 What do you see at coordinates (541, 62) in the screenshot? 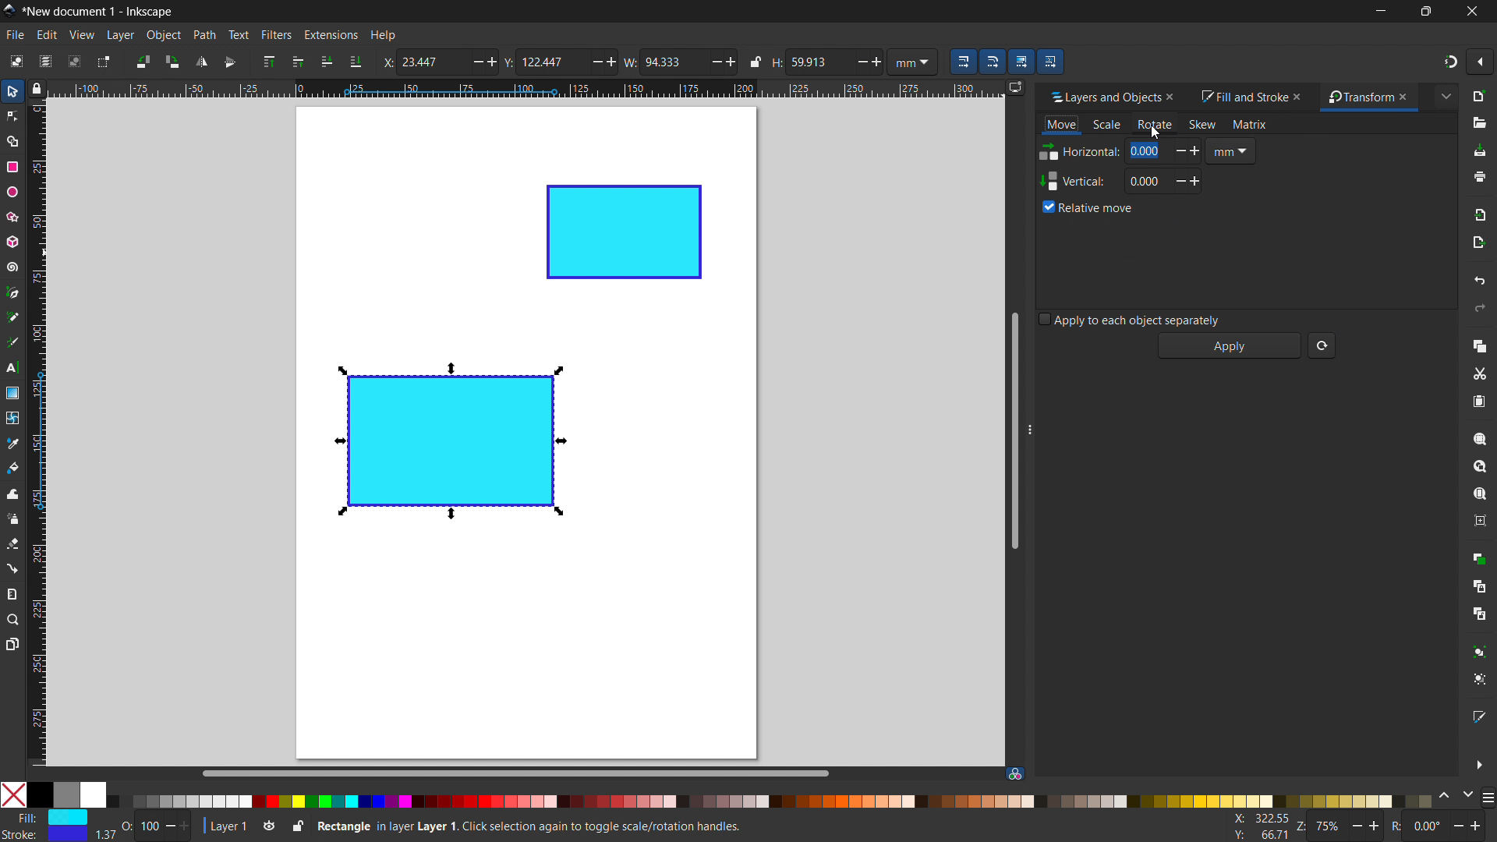
I see `Y: 122.447` at bounding box center [541, 62].